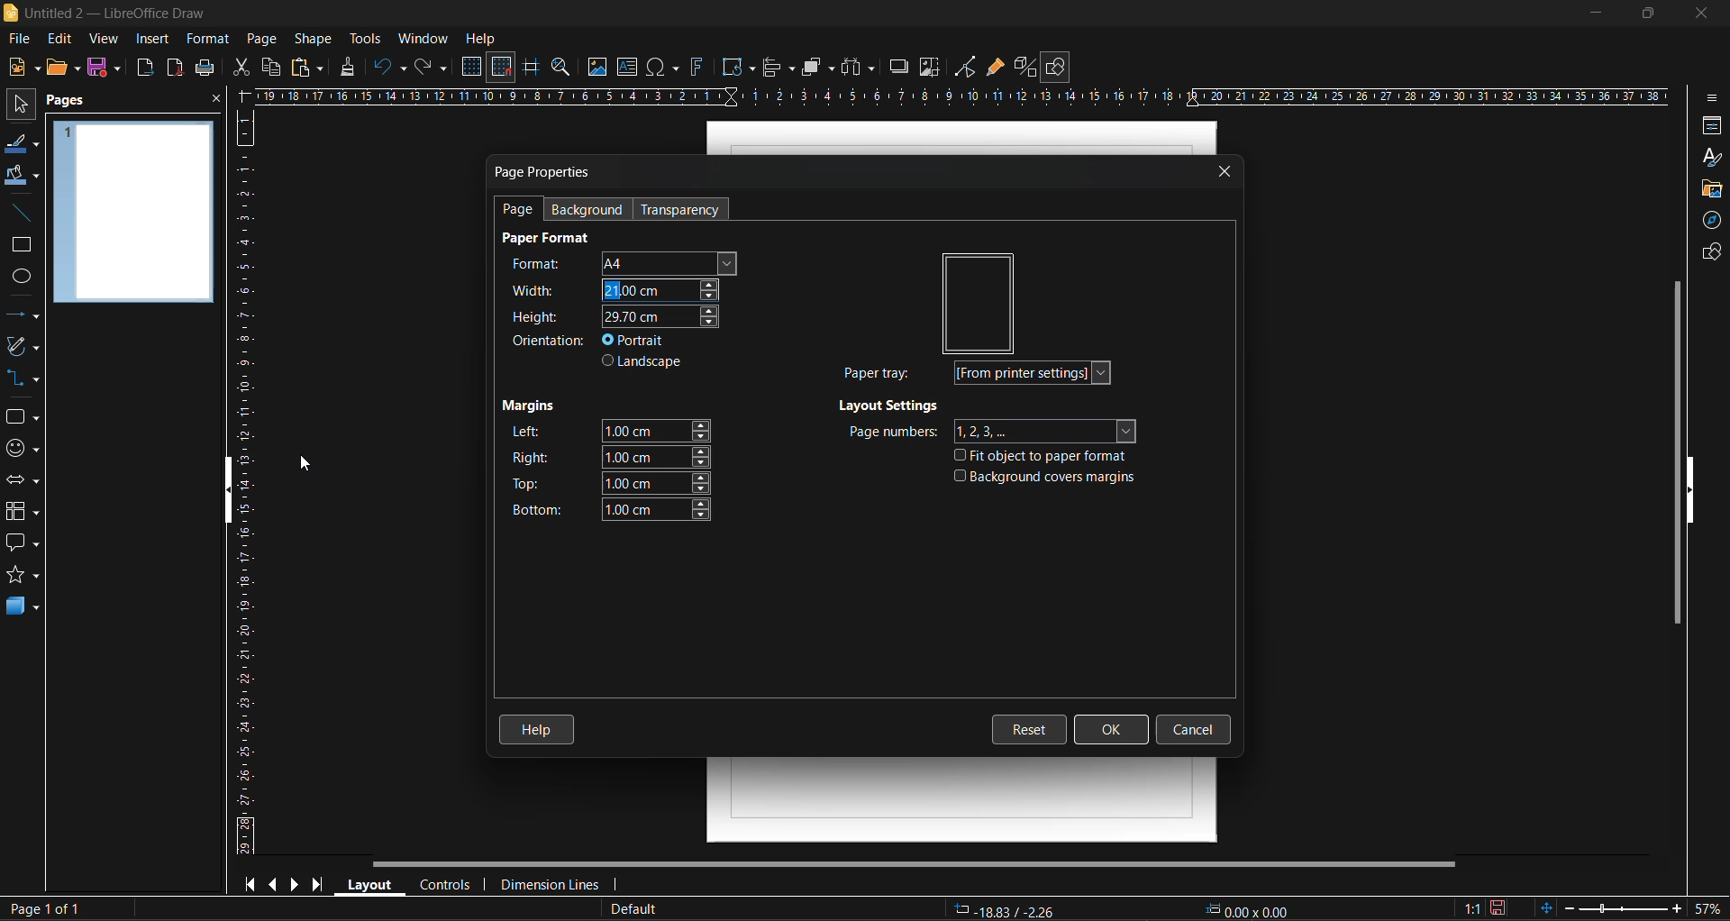 The width and height of the screenshot is (1730, 921). What do you see at coordinates (23, 147) in the screenshot?
I see `line color` at bounding box center [23, 147].